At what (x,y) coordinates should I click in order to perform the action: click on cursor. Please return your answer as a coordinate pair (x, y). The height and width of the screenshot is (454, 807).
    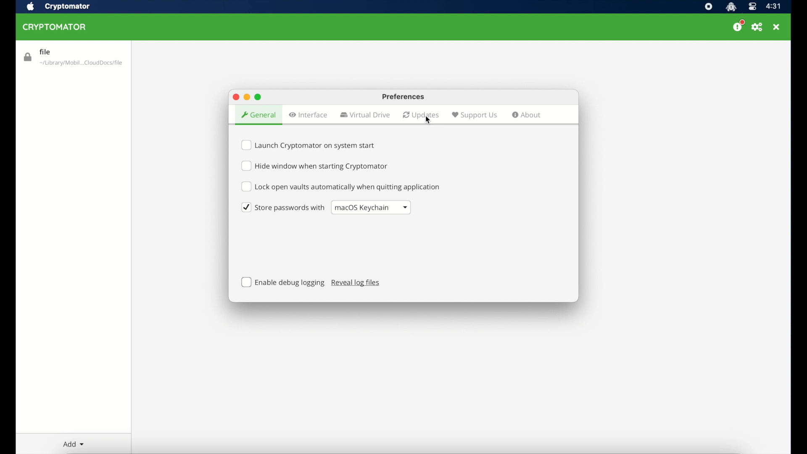
    Looking at the image, I should click on (426, 120).